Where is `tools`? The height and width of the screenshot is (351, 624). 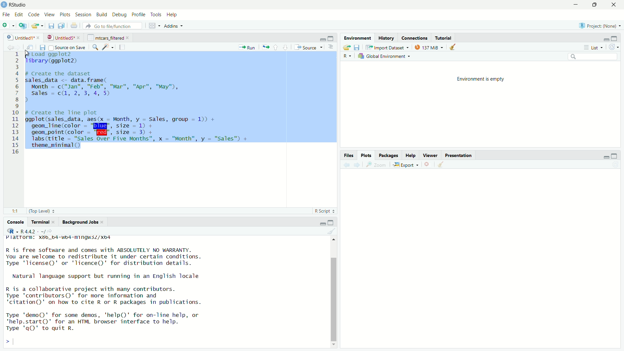 tools is located at coordinates (157, 15).